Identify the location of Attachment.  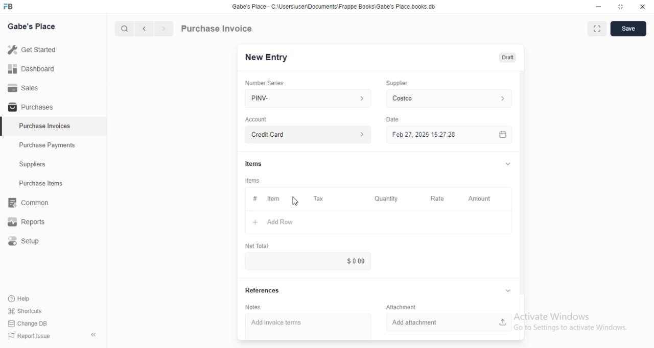
(401, 307).